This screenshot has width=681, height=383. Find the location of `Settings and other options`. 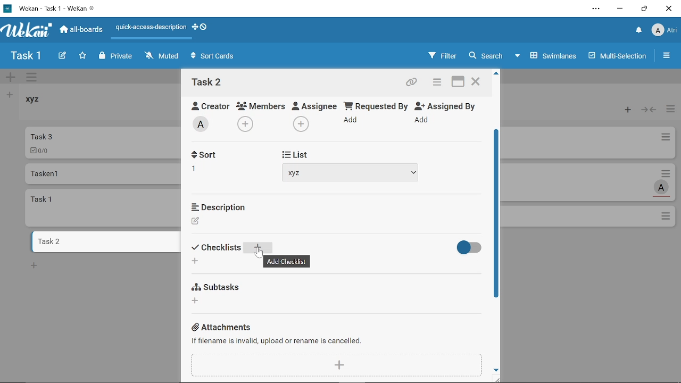

Settings and other options is located at coordinates (597, 10).